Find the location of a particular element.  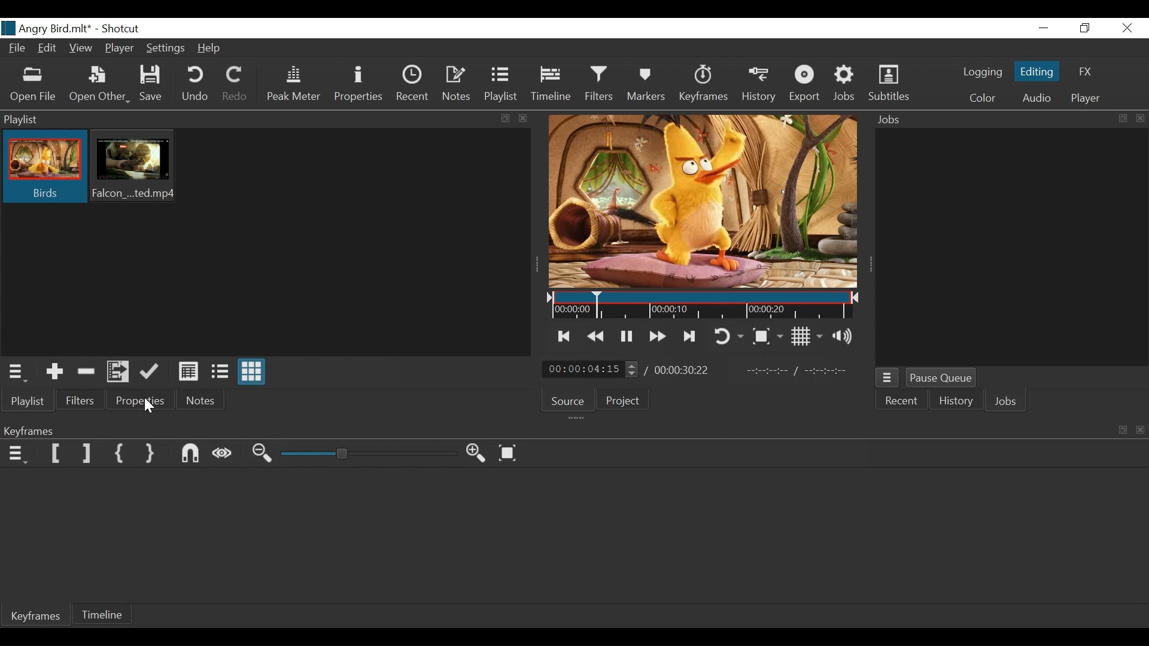

Jobs Panel is located at coordinates (1008, 245).